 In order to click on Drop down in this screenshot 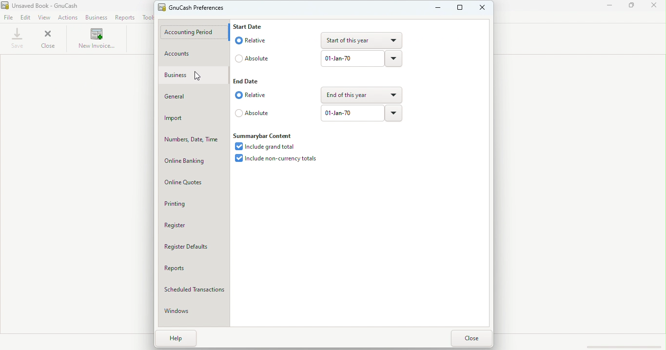, I will do `click(356, 40)`.